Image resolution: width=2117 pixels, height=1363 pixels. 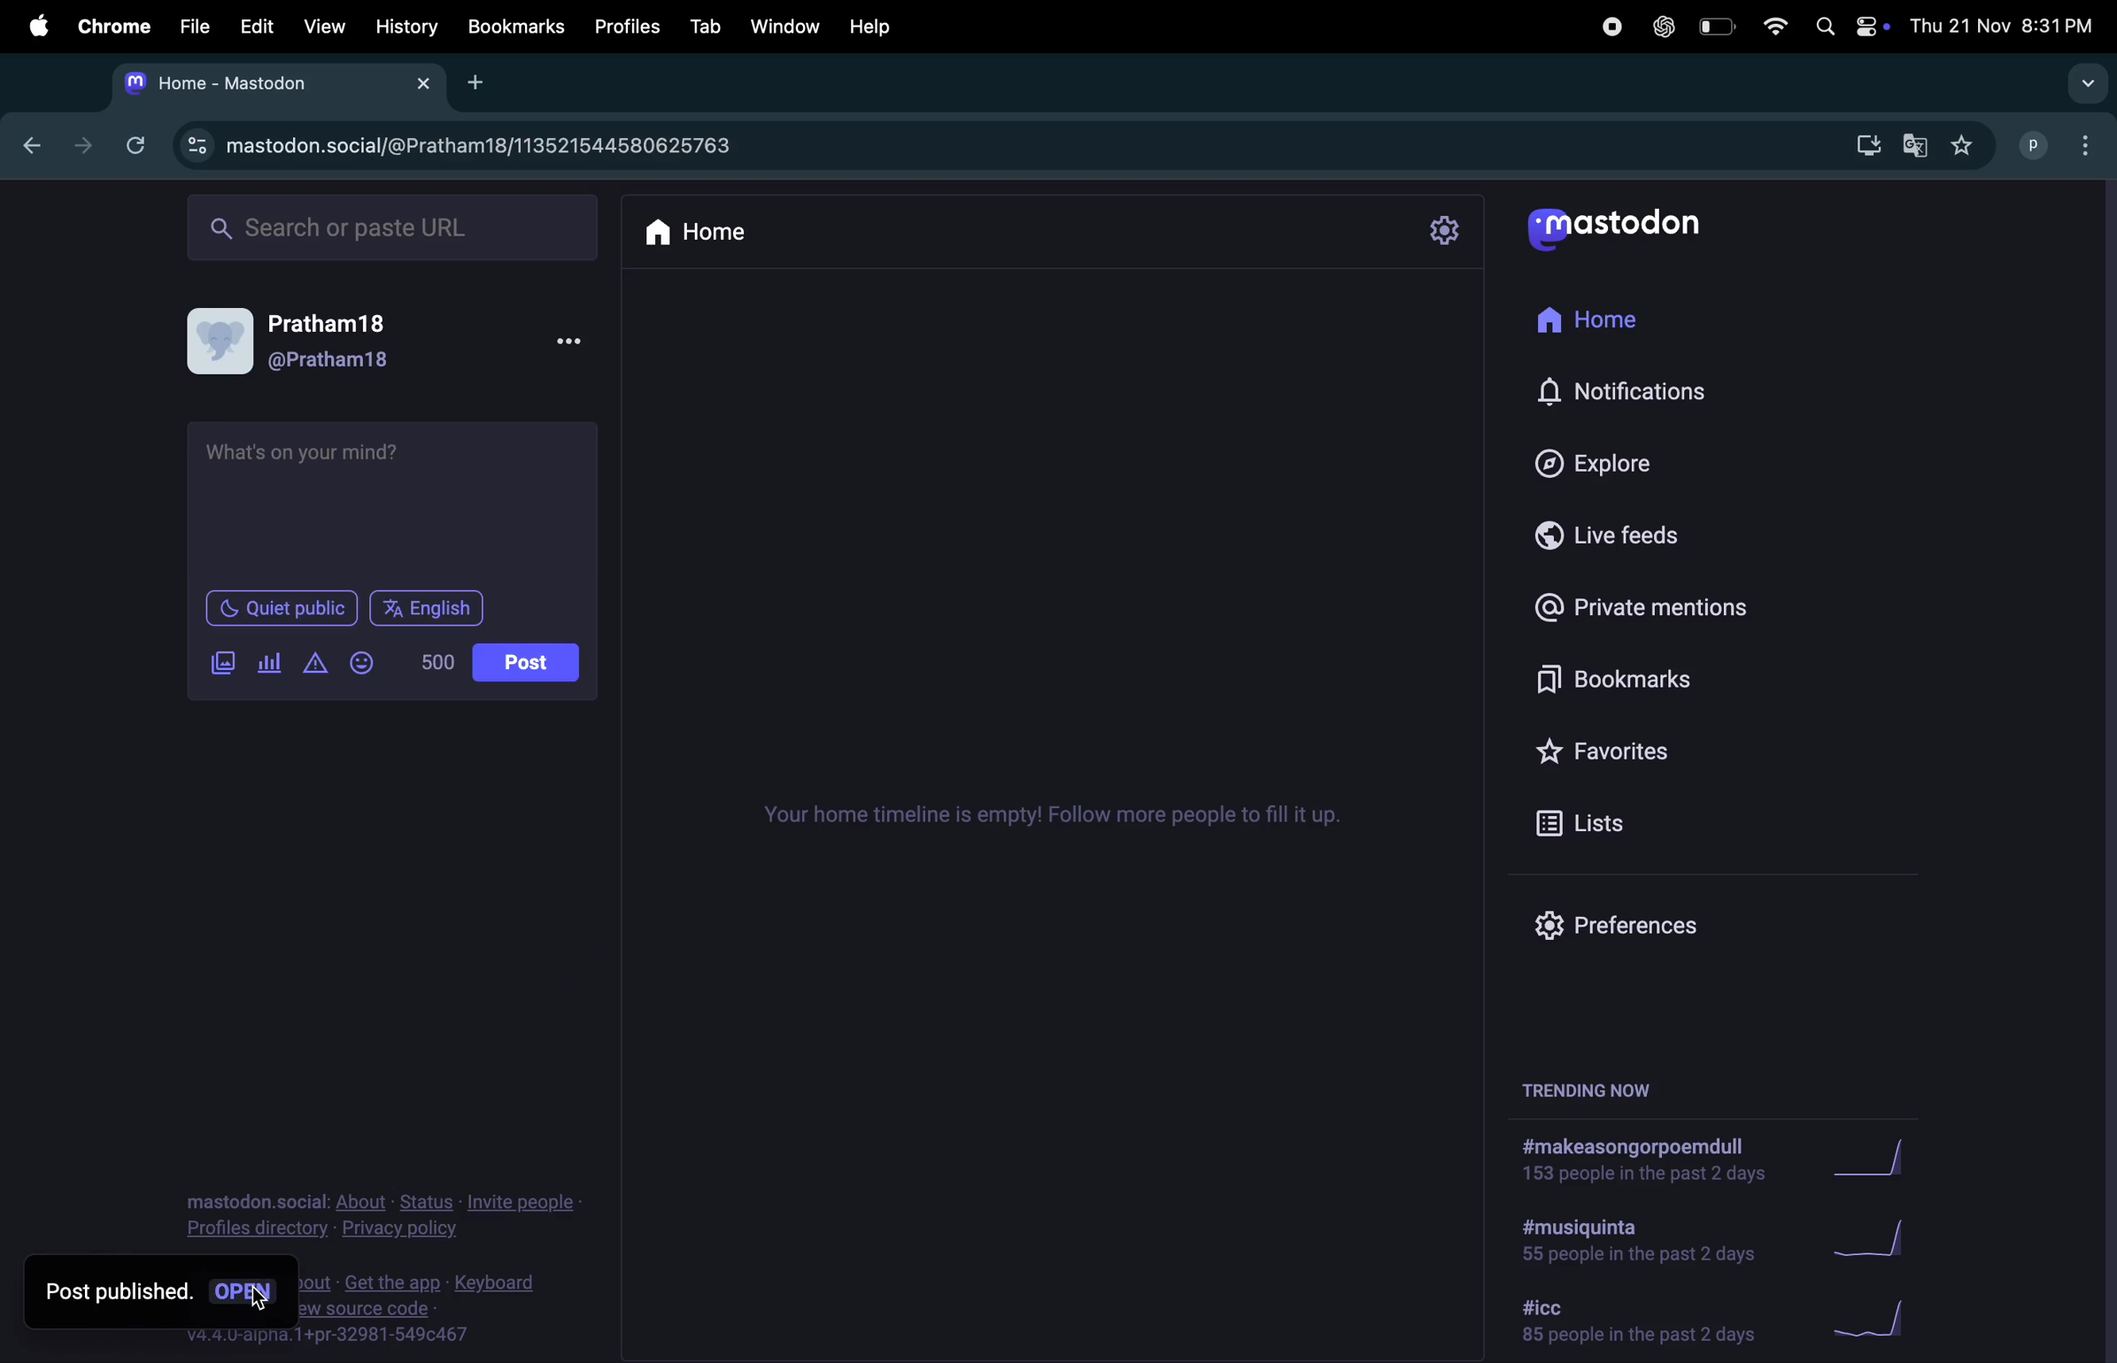 I want to click on hashtag, so click(x=1632, y=1244).